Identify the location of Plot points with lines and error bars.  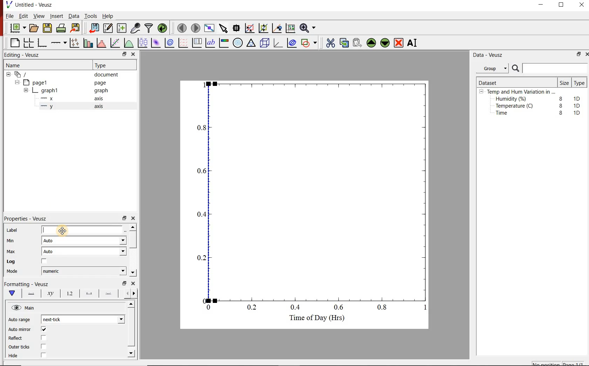
(74, 42).